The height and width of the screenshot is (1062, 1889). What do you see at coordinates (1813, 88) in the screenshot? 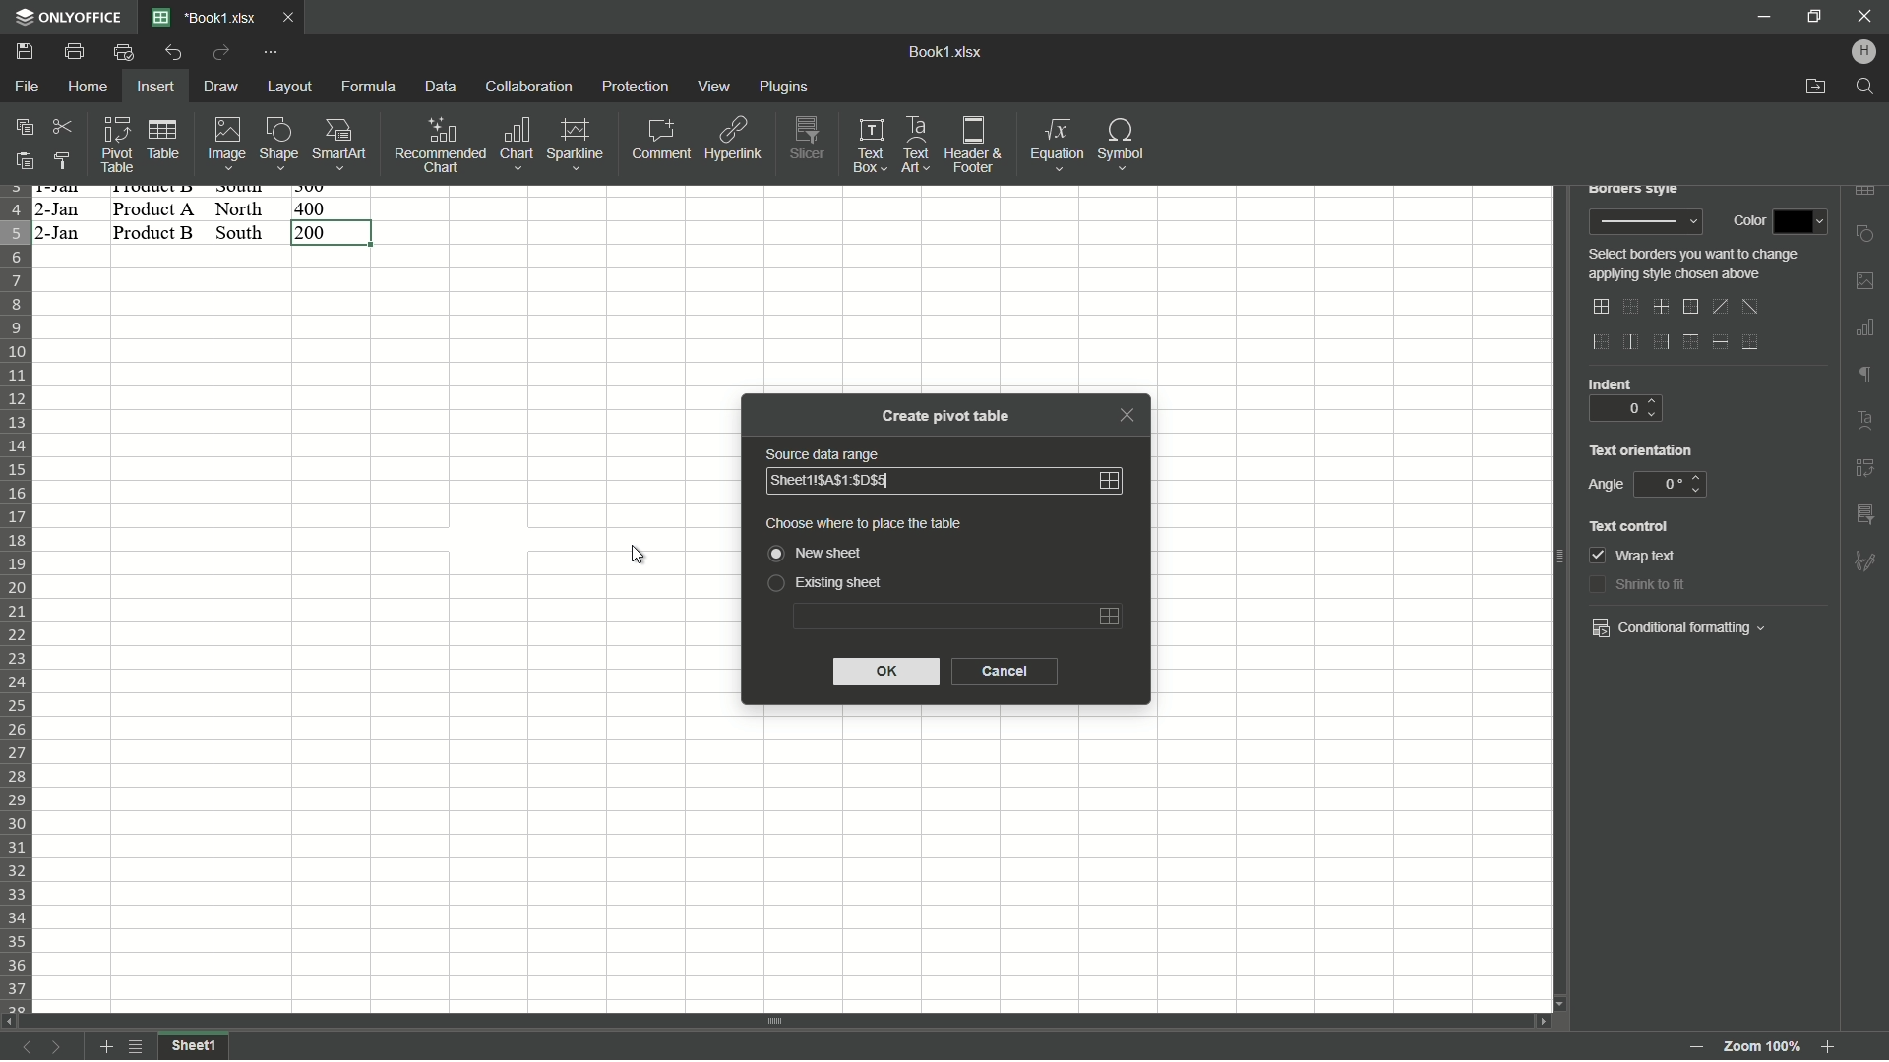
I see `open file location` at bounding box center [1813, 88].